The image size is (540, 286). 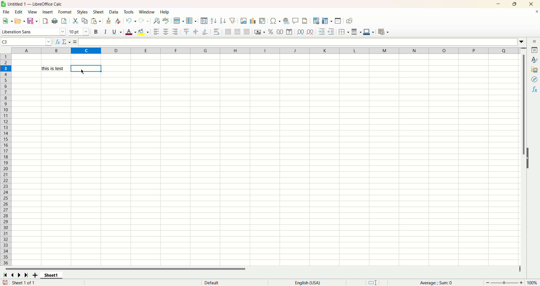 I want to click on sort ascending, so click(x=213, y=21).